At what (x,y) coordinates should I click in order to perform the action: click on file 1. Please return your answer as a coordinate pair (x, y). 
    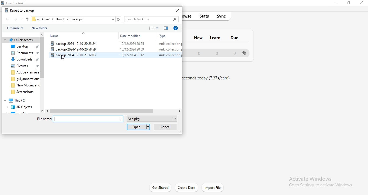
    Looking at the image, I should click on (114, 43).